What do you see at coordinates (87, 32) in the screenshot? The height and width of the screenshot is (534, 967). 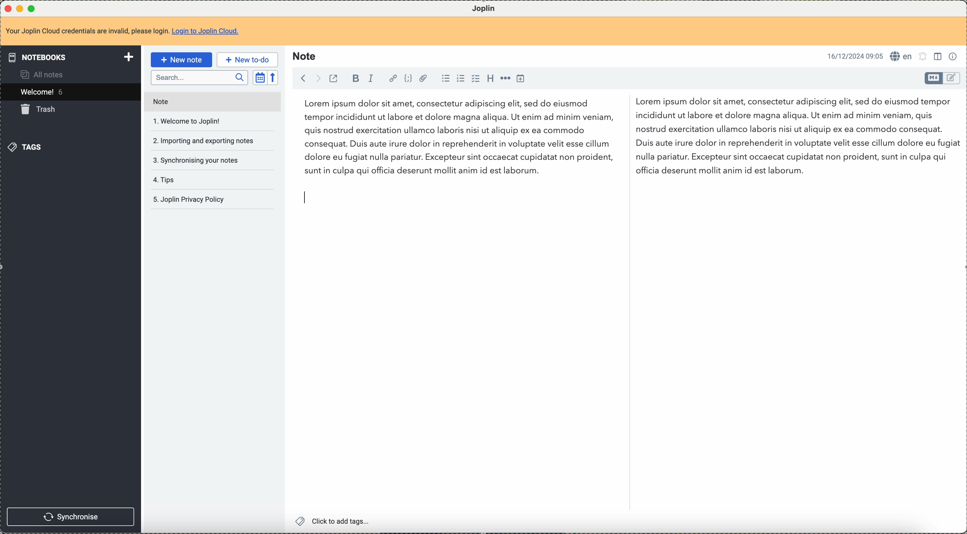 I see `Your Joplin Cloud credentials are invalid, please login.` at bounding box center [87, 32].